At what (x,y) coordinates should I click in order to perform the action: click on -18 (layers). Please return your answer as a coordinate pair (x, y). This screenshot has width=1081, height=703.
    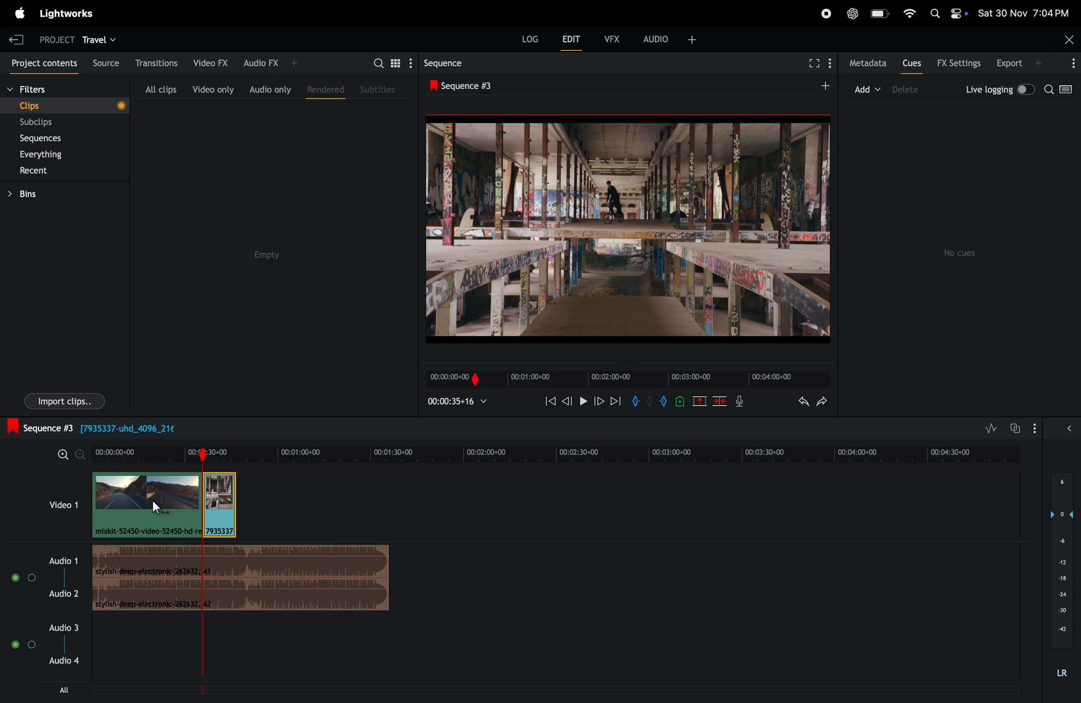
    Looking at the image, I should click on (1060, 579).